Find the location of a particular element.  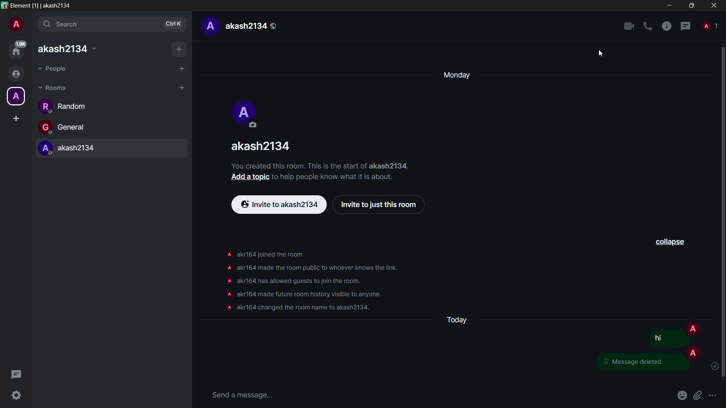

akash2134 is located at coordinates (115, 150).